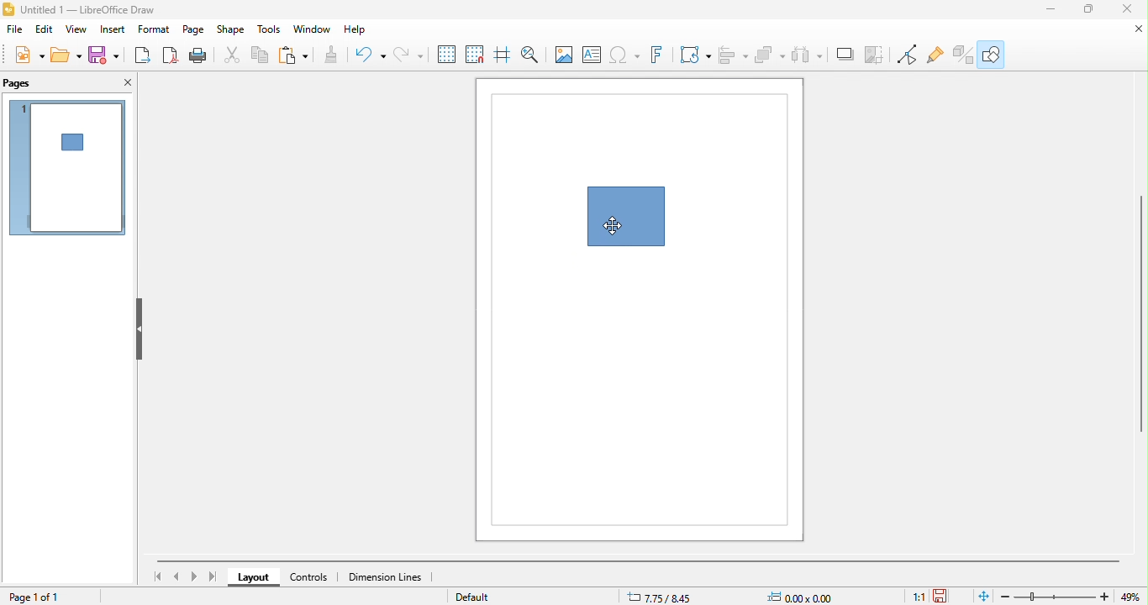 This screenshot has height=605, width=1148. What do you see at coordinates (447, 55) in the screenshot?
I see `display grid` at bounding box center [447, 55].